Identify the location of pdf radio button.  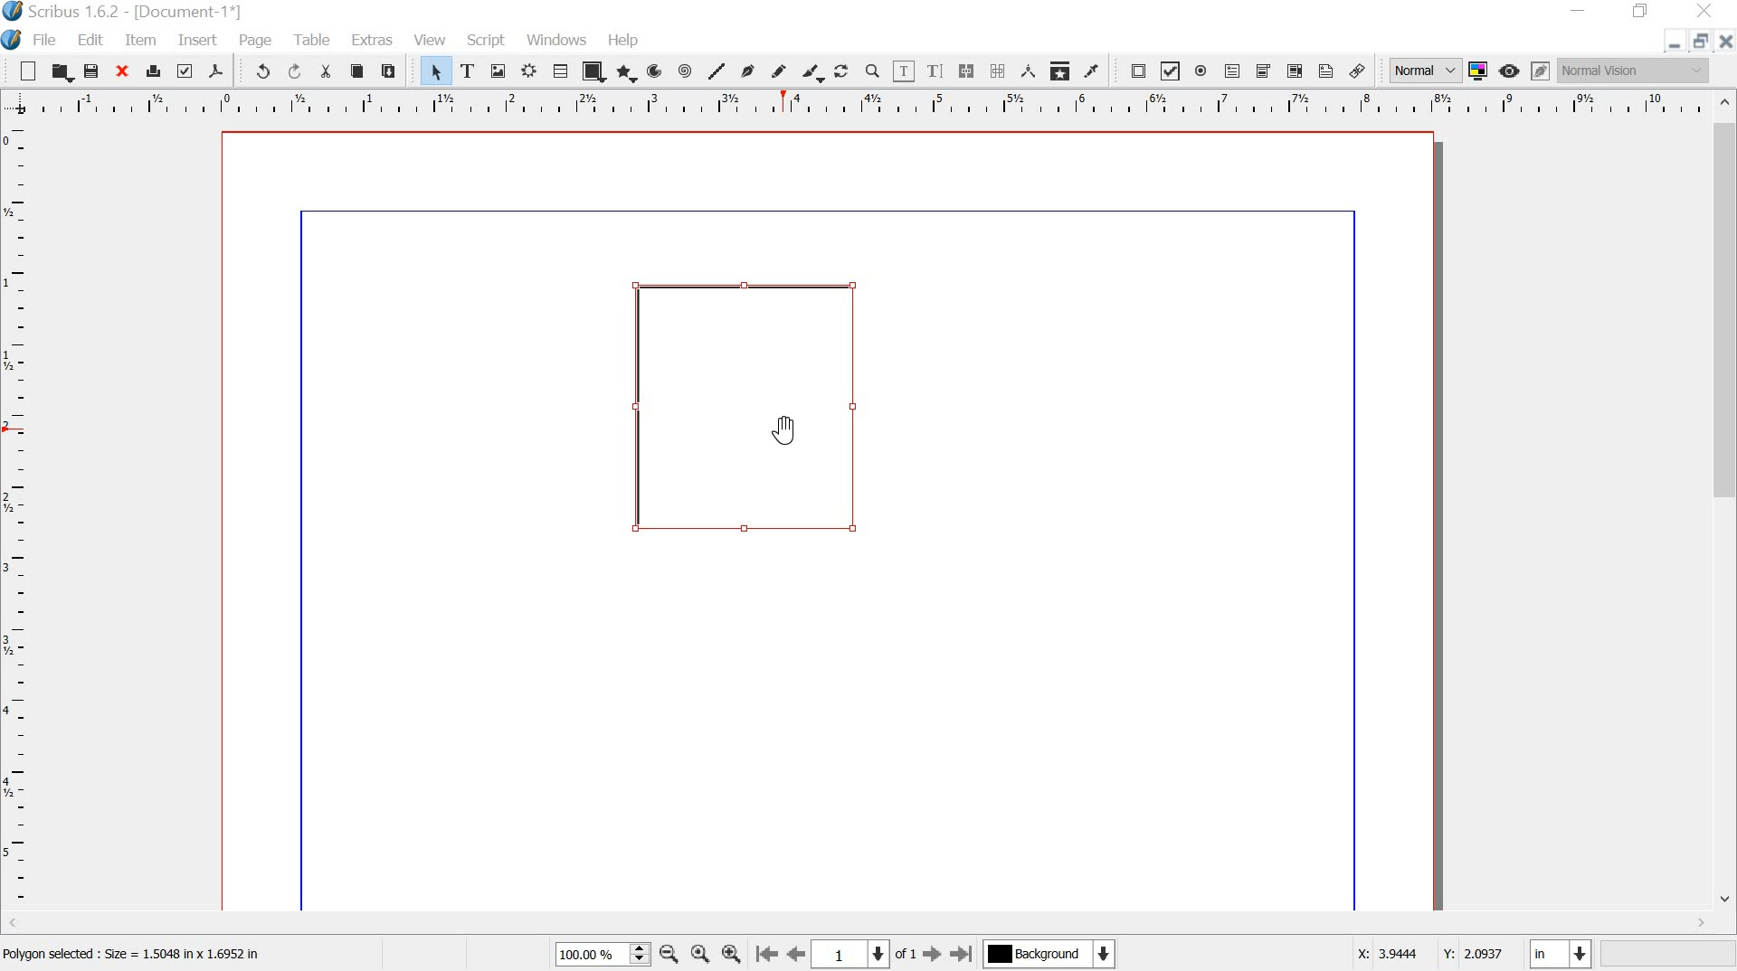
(1204, 72).